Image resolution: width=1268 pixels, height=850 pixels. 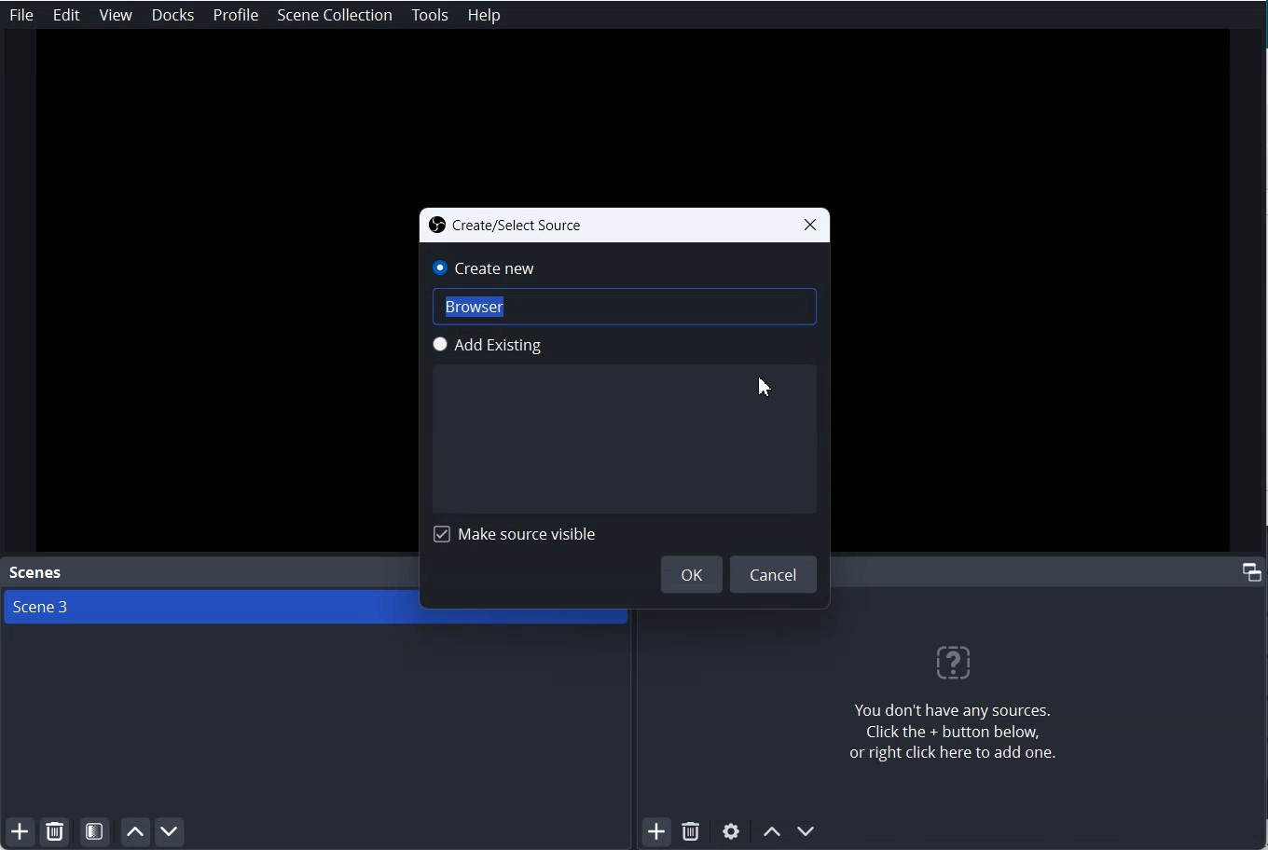 What do you see at coordinates (496, 269) in the screenshot?
I see `(un)check Create new` at bounding box center [496, 269].